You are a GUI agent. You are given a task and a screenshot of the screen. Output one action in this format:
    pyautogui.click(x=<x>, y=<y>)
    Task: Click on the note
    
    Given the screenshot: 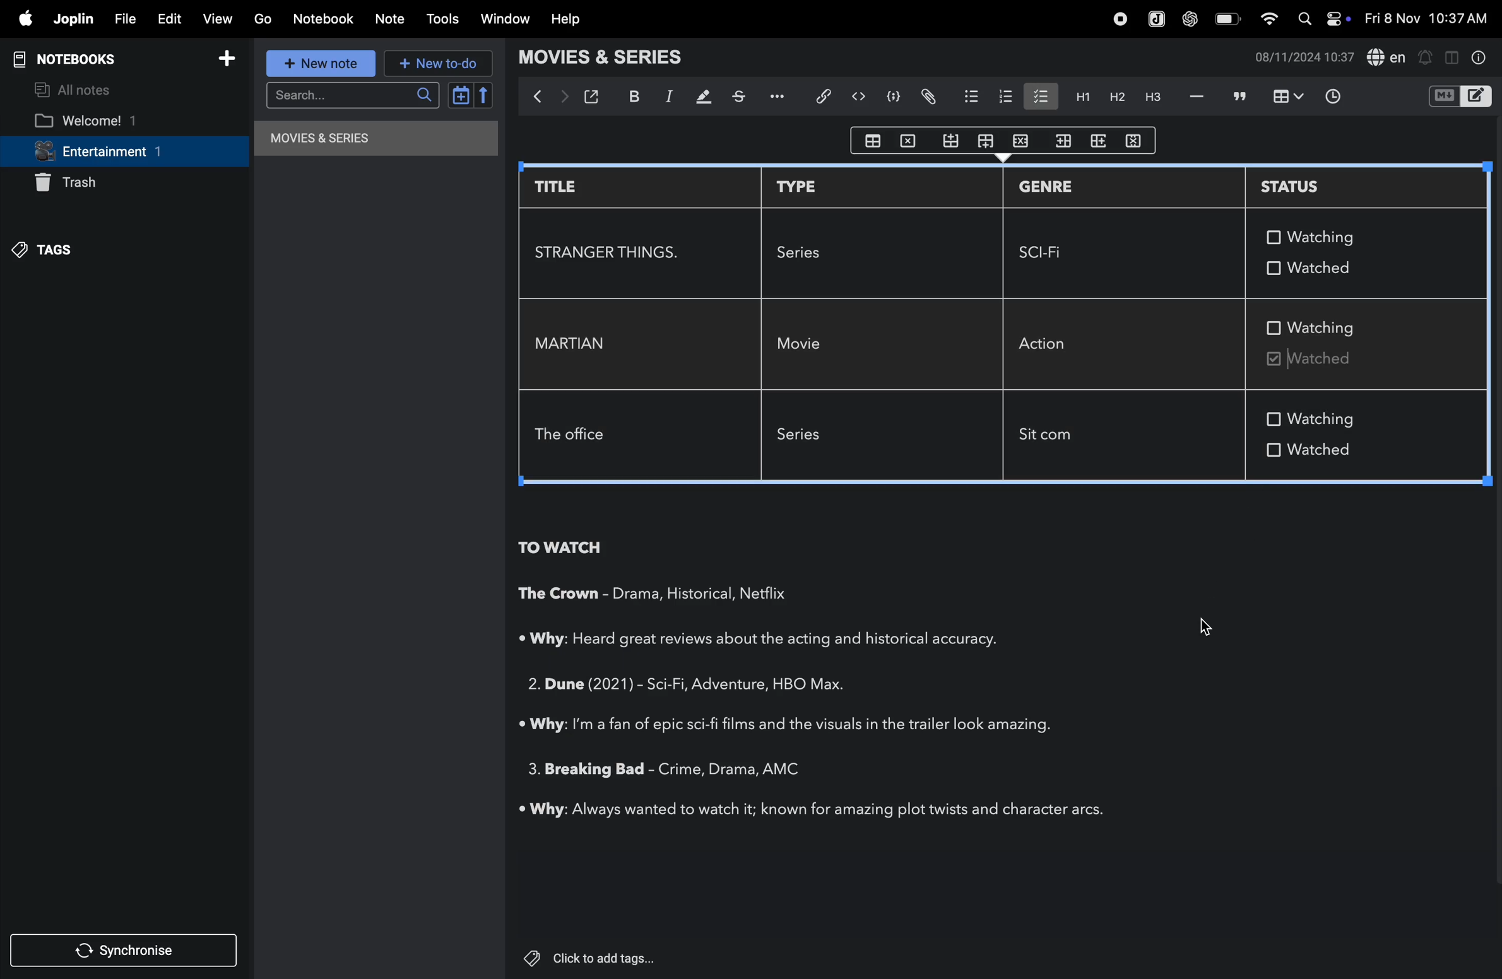 What is the action you would take?
    pyautogui.click(x=391, y=22)
    